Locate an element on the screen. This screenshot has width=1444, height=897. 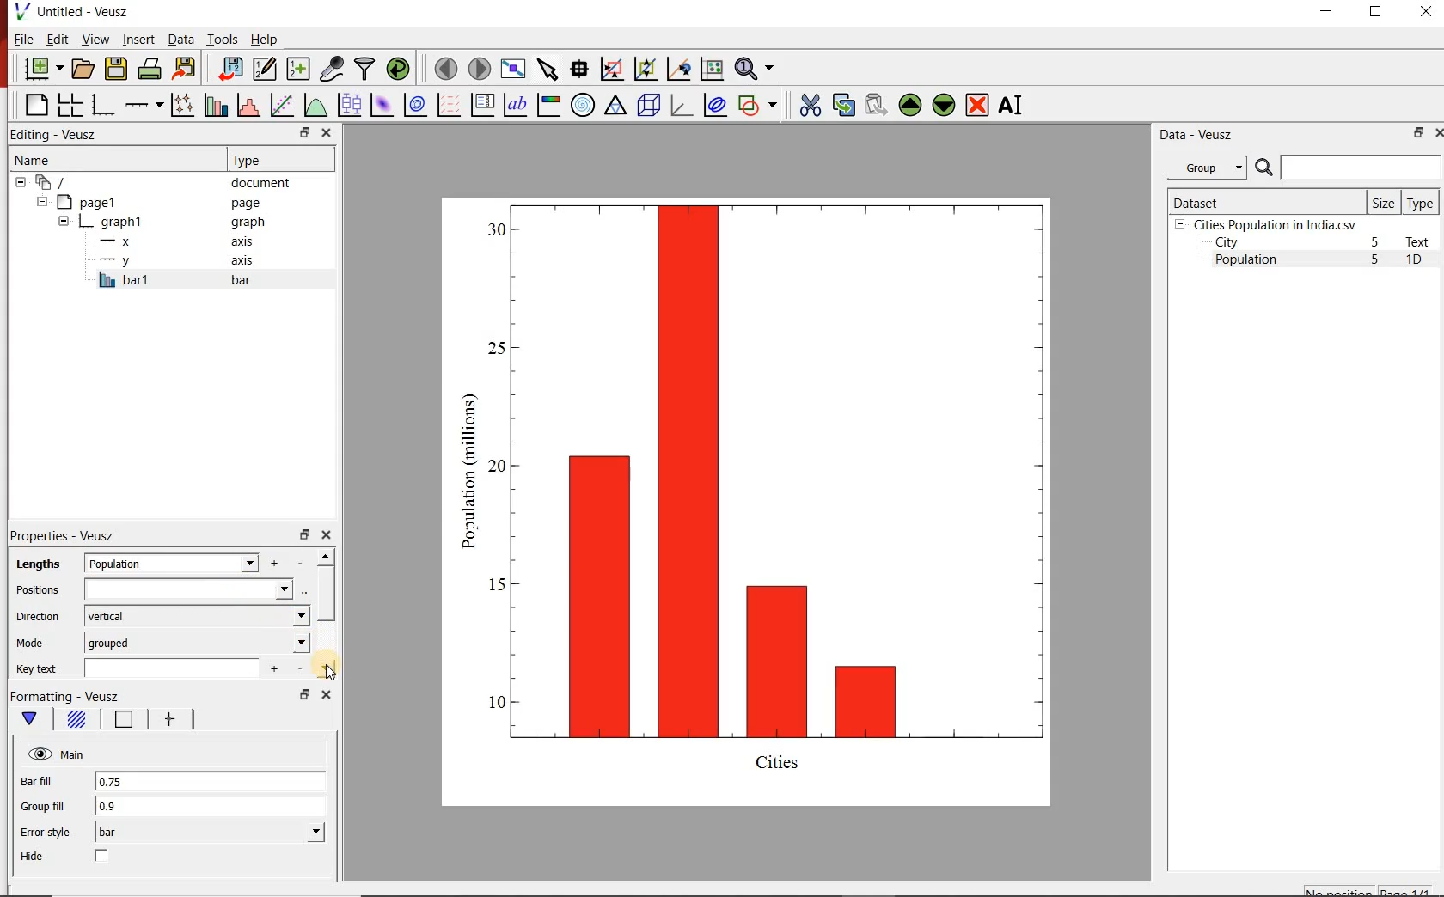
close is located at coordinates (326, 535).